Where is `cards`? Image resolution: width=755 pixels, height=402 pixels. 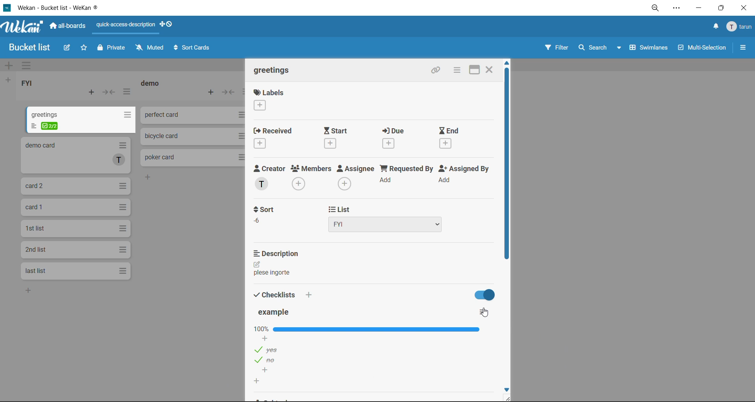 cards is located at coordinates (78, 155).